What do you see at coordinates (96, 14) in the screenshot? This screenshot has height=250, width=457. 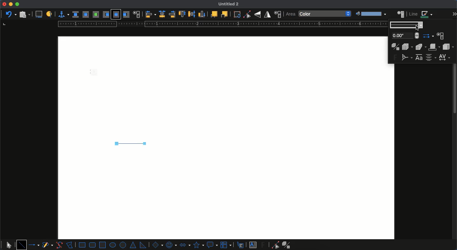 I see `optimal` at bounding box center [96, 14].